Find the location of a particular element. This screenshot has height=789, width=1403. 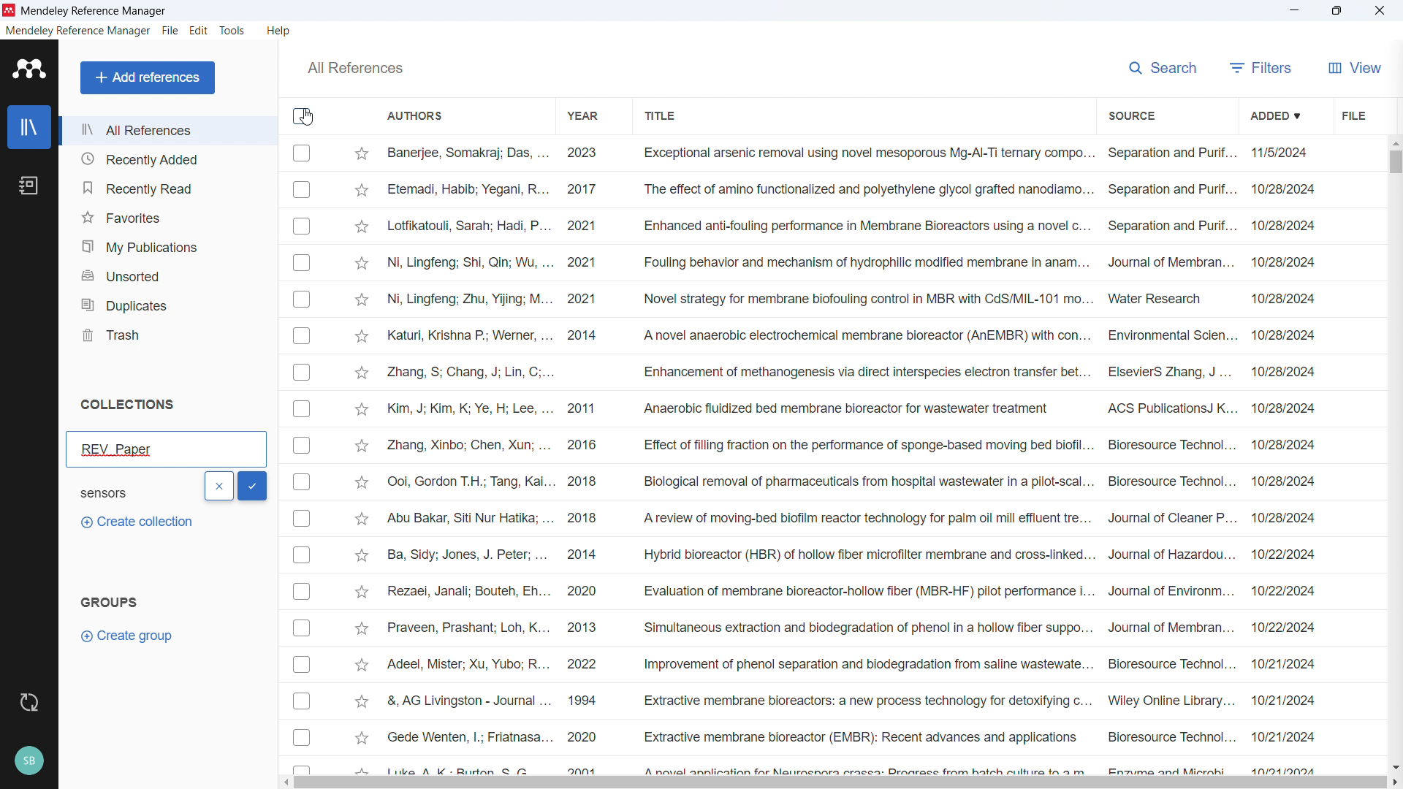

Star mark respective publication is located at coordinates (361, 519).